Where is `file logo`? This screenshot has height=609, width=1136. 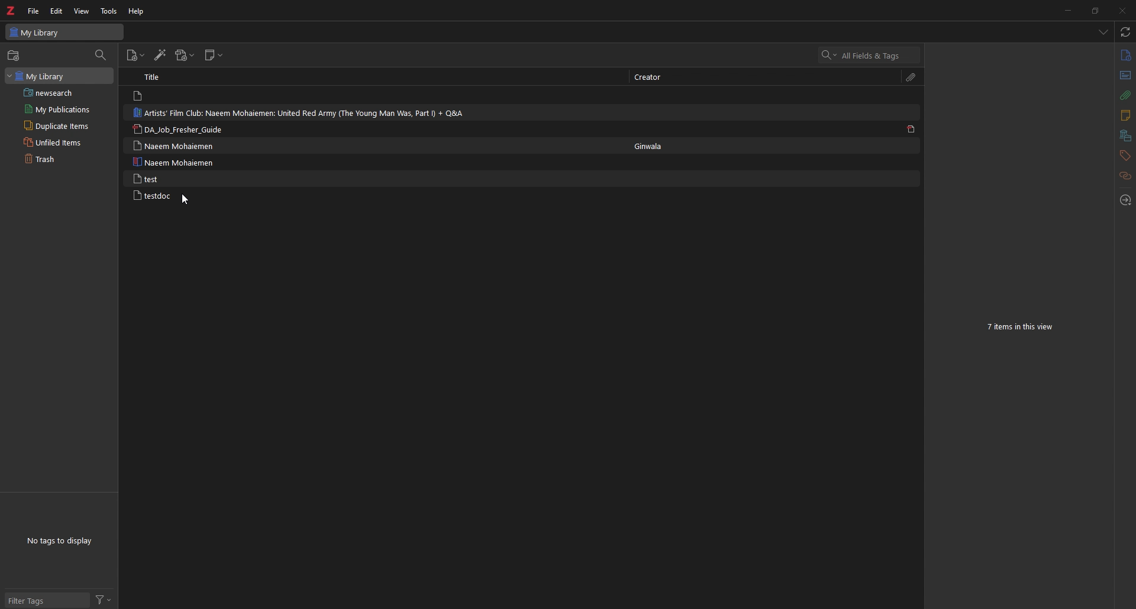
file logo is located at coordinates (140, 96).